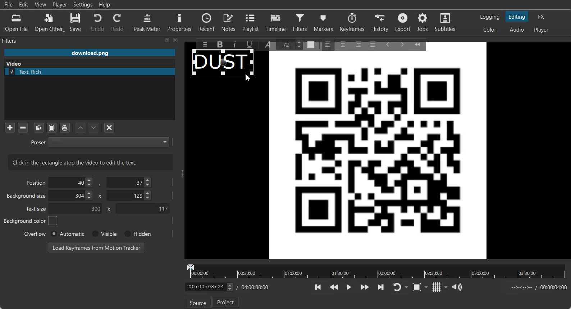  What do you see at coordinates (358, 44) in the screenshot?
I see `Right` at bounding box center [358, 44].